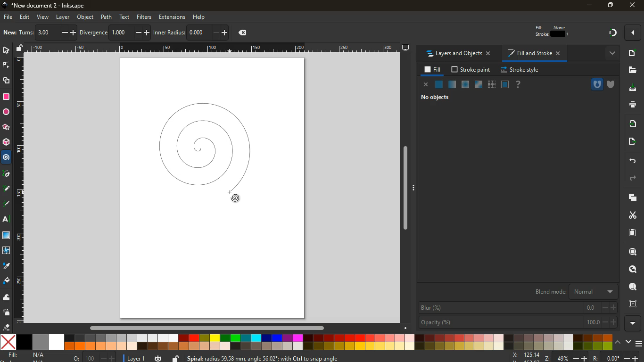  Describe the element at coordinates (635, 179) in the screenshot. I see `forward` at that location.